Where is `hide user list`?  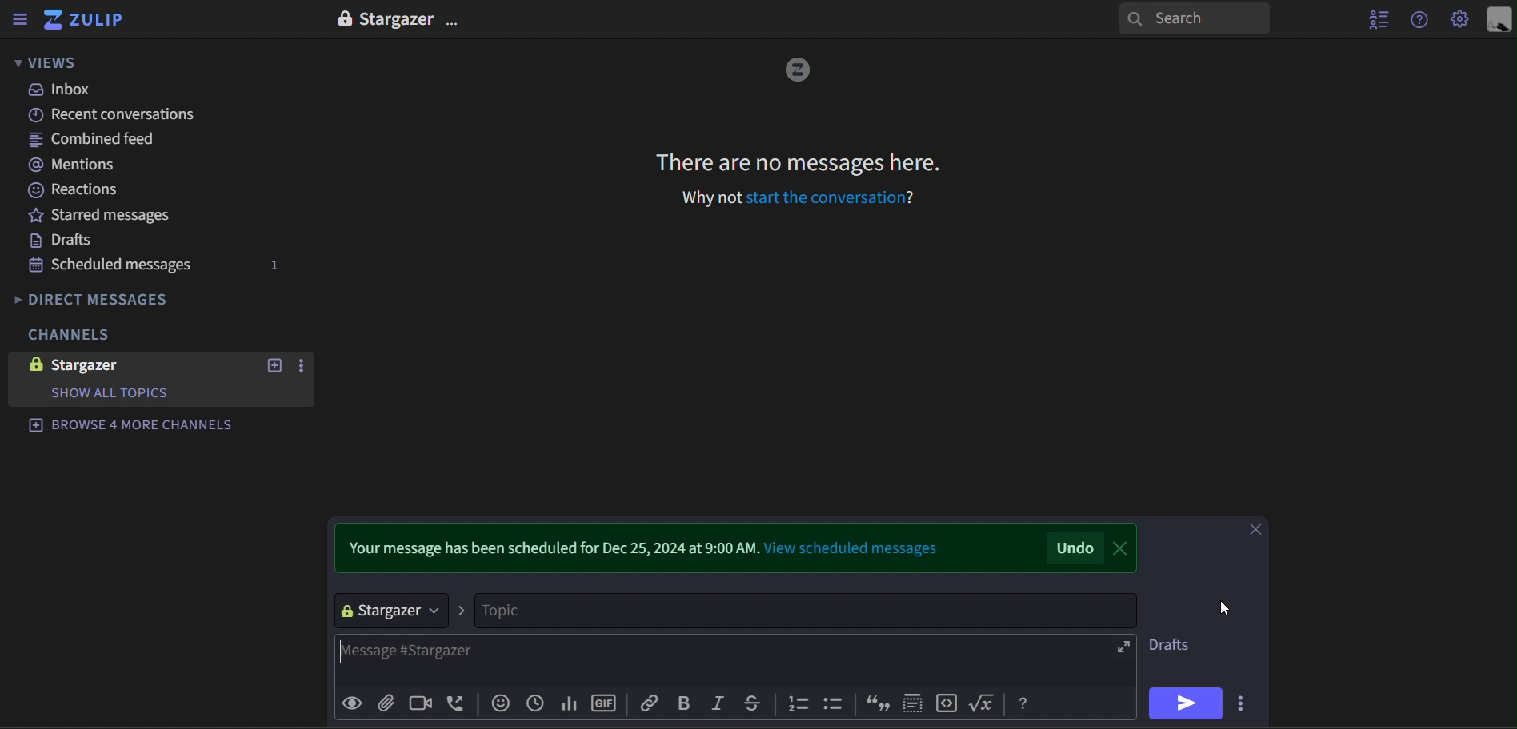 hide user list is located at coordinates (1375, 19).